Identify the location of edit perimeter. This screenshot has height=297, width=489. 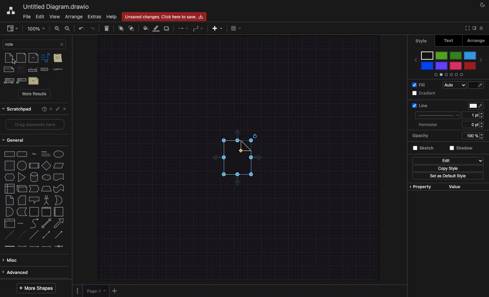
(470, 124).